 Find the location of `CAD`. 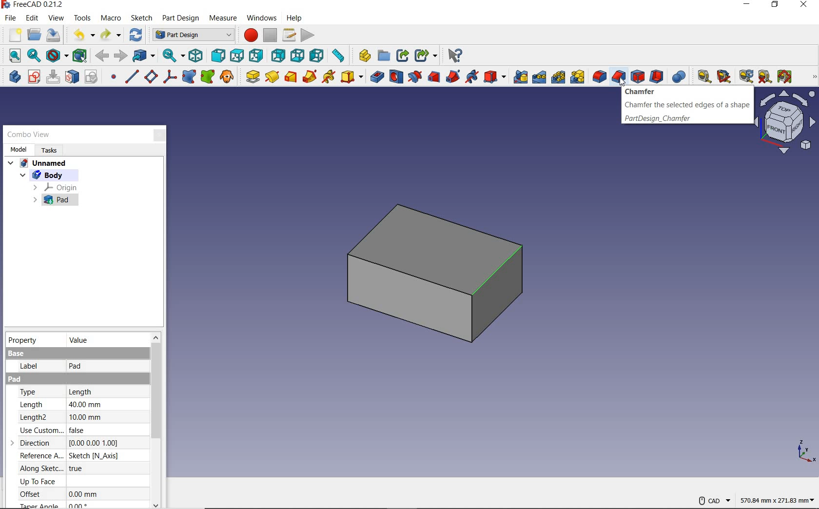

CAD is located at coordinates (713, 501).